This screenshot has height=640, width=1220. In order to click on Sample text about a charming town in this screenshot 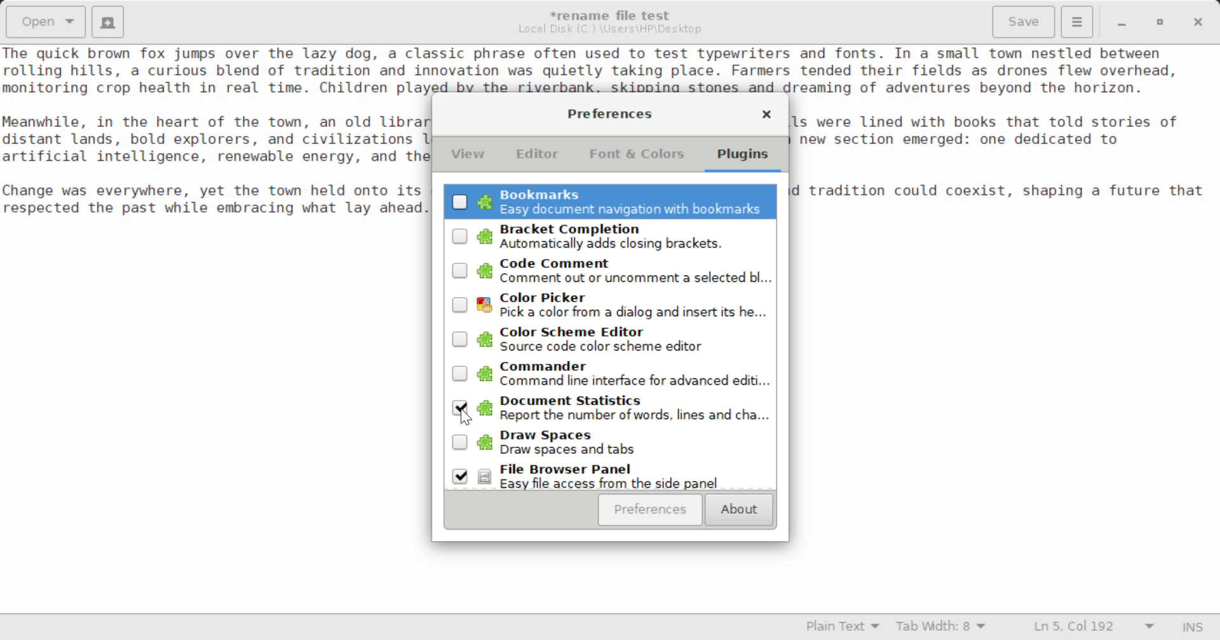, I will do `click(610, 69)`.